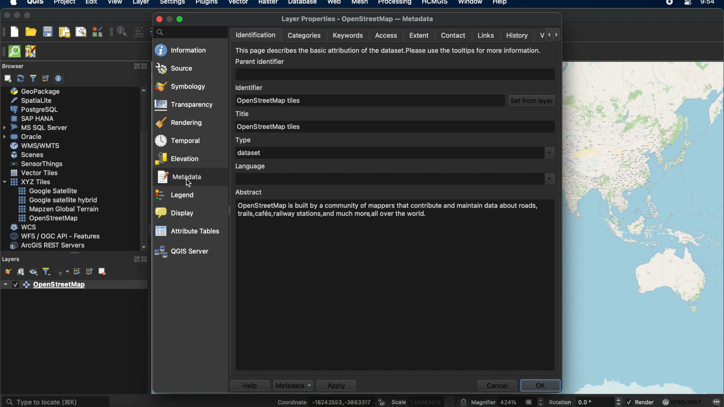 The width and height of the screenshot is (724, 407). I want to click on style manager, so click(97, 33).